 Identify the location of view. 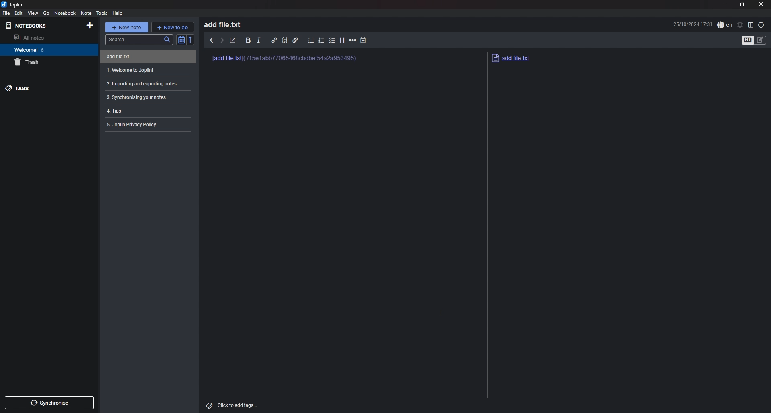
(33, 13).